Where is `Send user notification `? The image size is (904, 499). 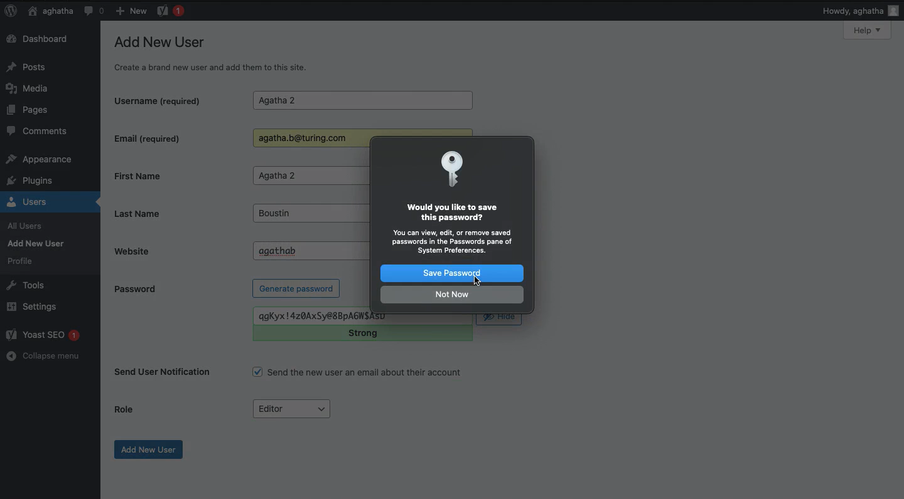 Send user notification  is located at coordinates (163, 374).